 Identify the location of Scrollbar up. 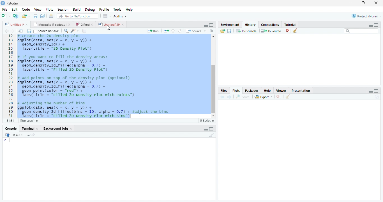
(213, 36).